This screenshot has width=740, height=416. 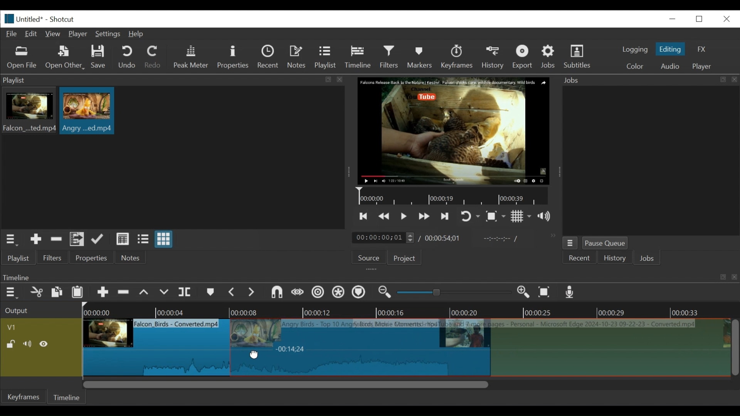 I want to click on current duration, so click(x=384, y=238).